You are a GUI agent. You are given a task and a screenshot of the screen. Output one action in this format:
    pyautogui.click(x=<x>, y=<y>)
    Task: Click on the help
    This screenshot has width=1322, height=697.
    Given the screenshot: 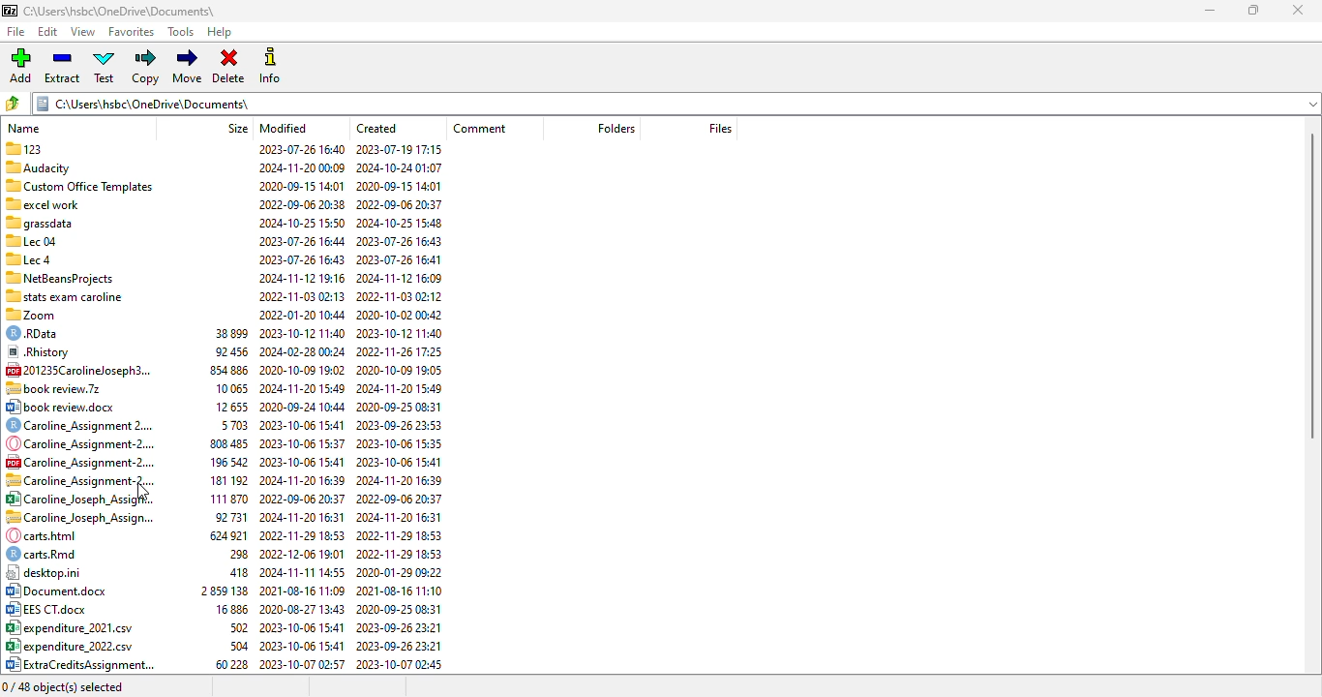 What is the action you would take?
    pyautogui.click(x=219, y=32)
    